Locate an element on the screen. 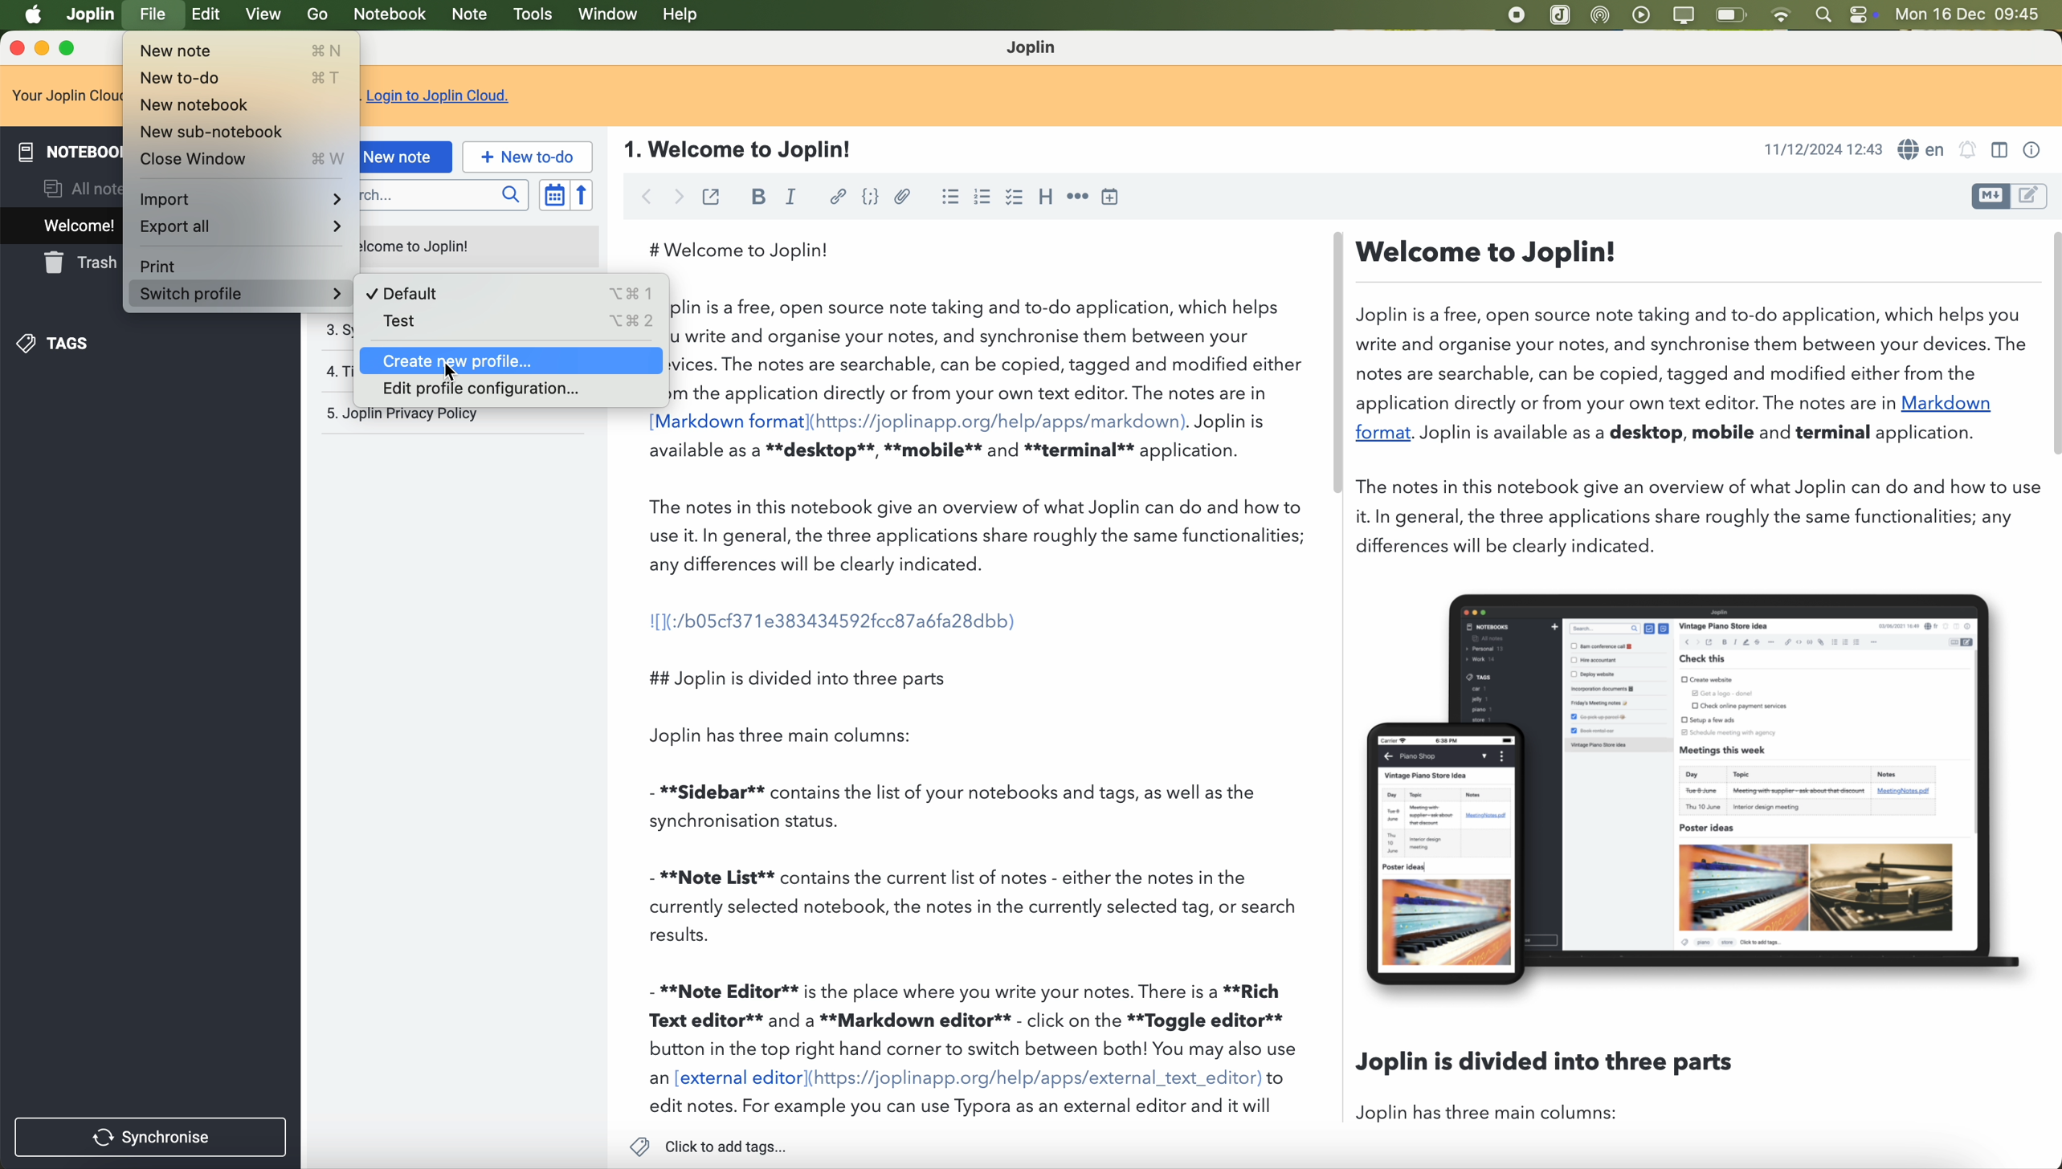  minimize is located at coordinates (43, 49).